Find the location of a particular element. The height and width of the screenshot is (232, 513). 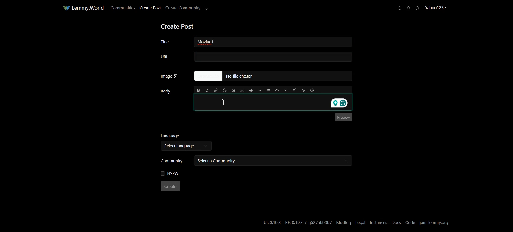

Unread Messages is located at coordinates (408, 8).